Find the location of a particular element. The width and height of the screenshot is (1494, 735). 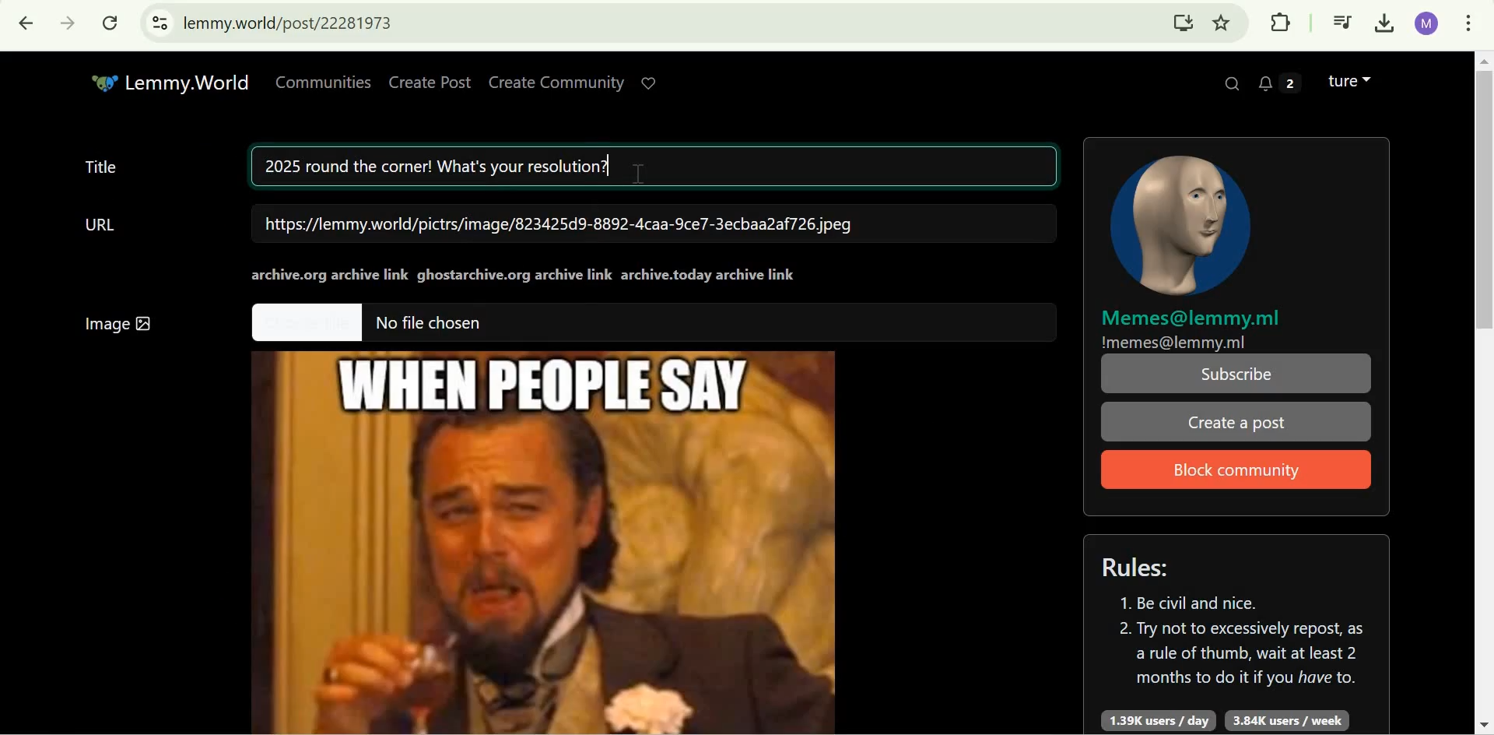

Image is located at coordinates (555, 536).